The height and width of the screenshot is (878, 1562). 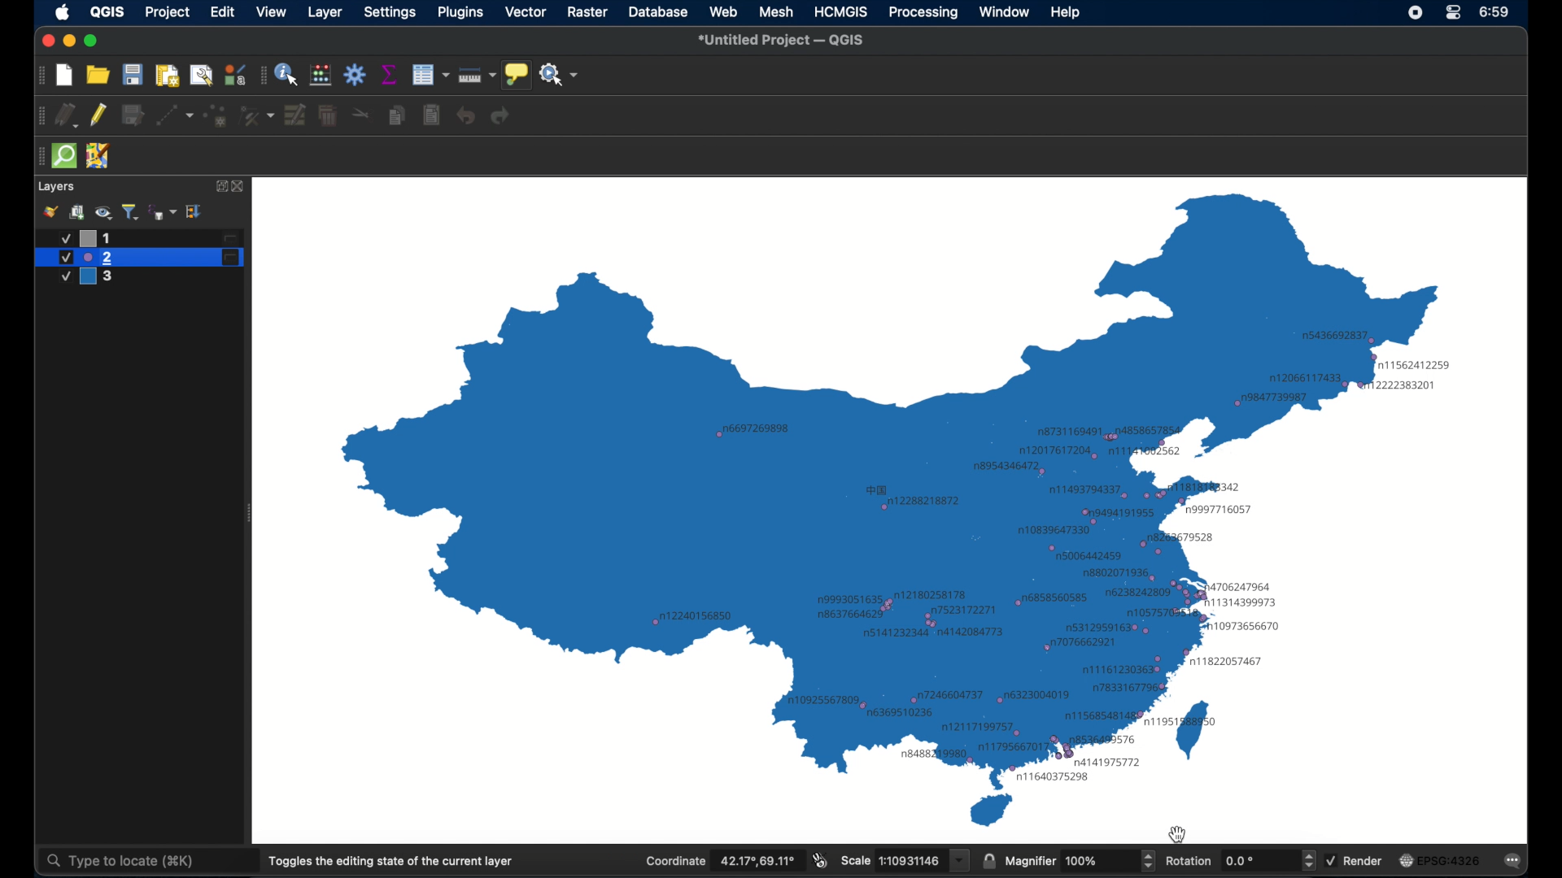 I want to click on control  center, so click(x=1413, y=14).